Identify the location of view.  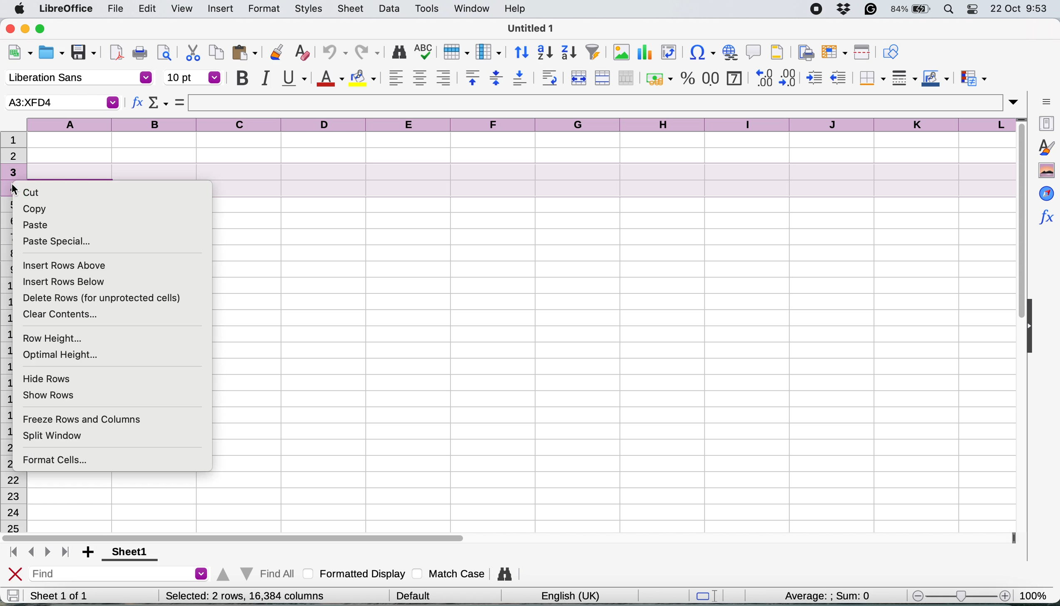
(181, 9).